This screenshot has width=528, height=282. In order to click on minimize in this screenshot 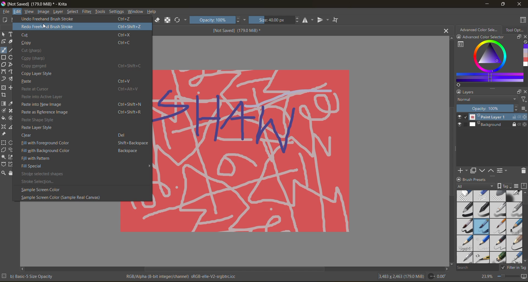, I will do `click(487, 4)`.